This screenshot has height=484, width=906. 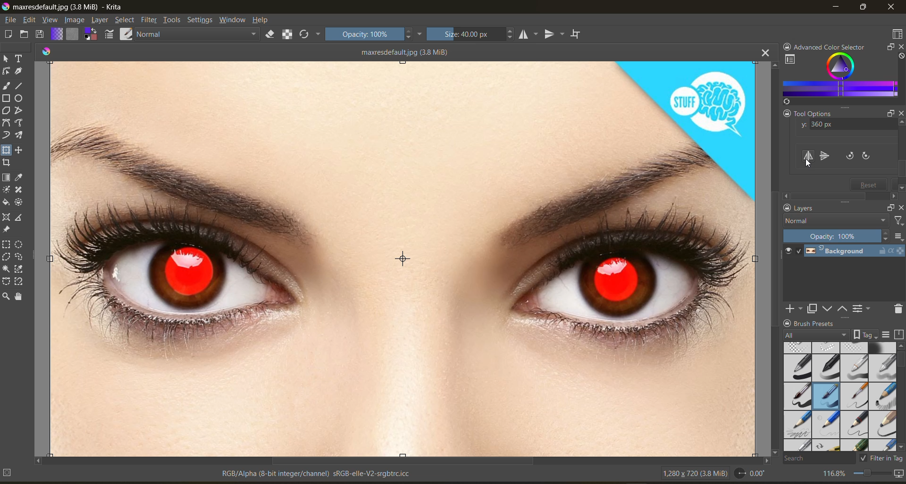 What do you see at coordinates (6, 202) in the screenshot?
I see `tool` at bounding box center [6, 202].